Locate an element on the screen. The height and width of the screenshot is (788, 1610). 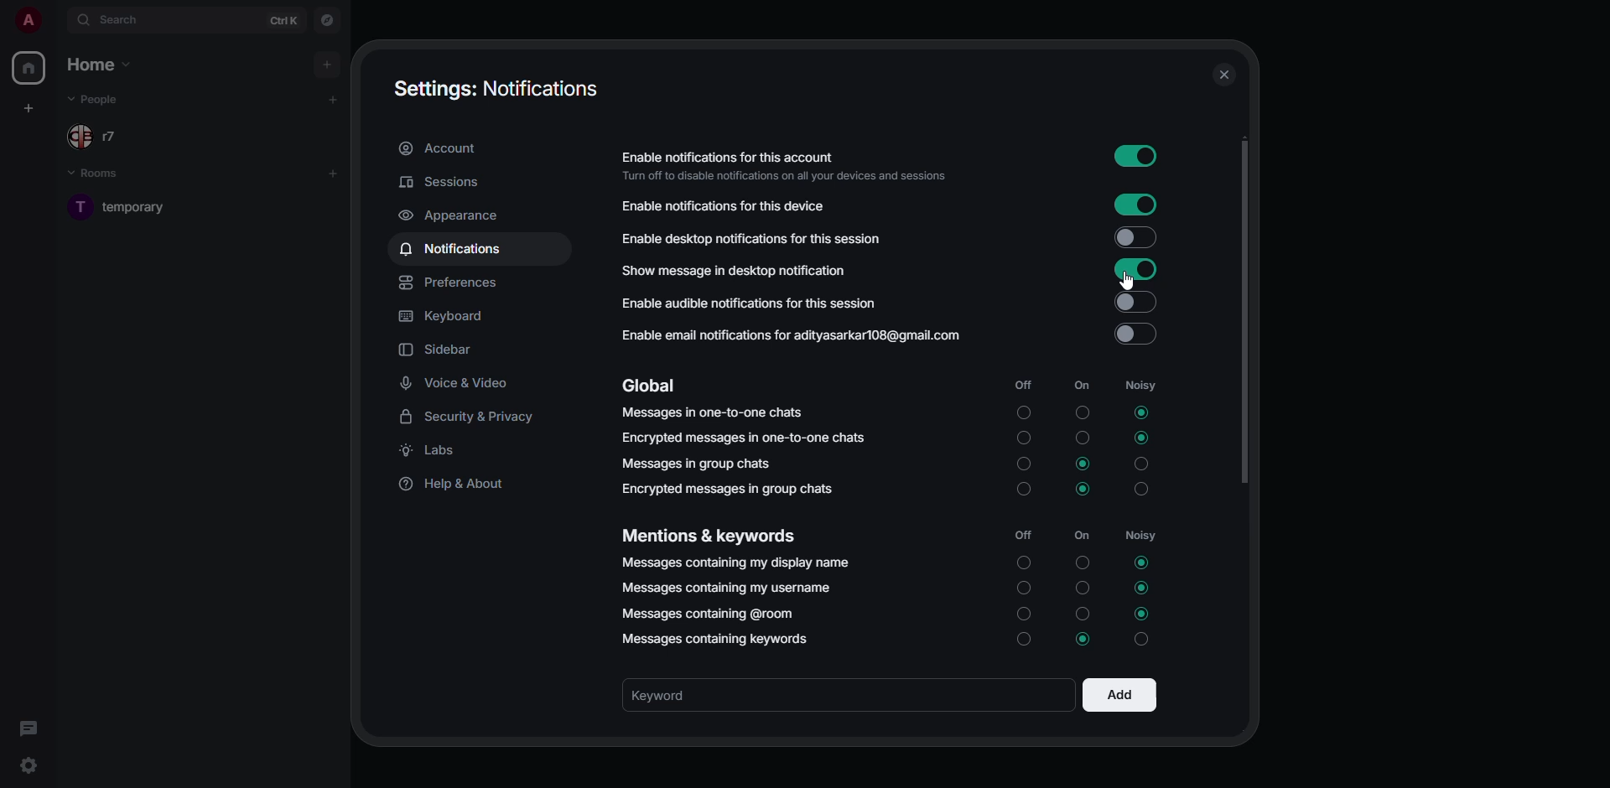
enabled is located at coordinates (1137, 155).